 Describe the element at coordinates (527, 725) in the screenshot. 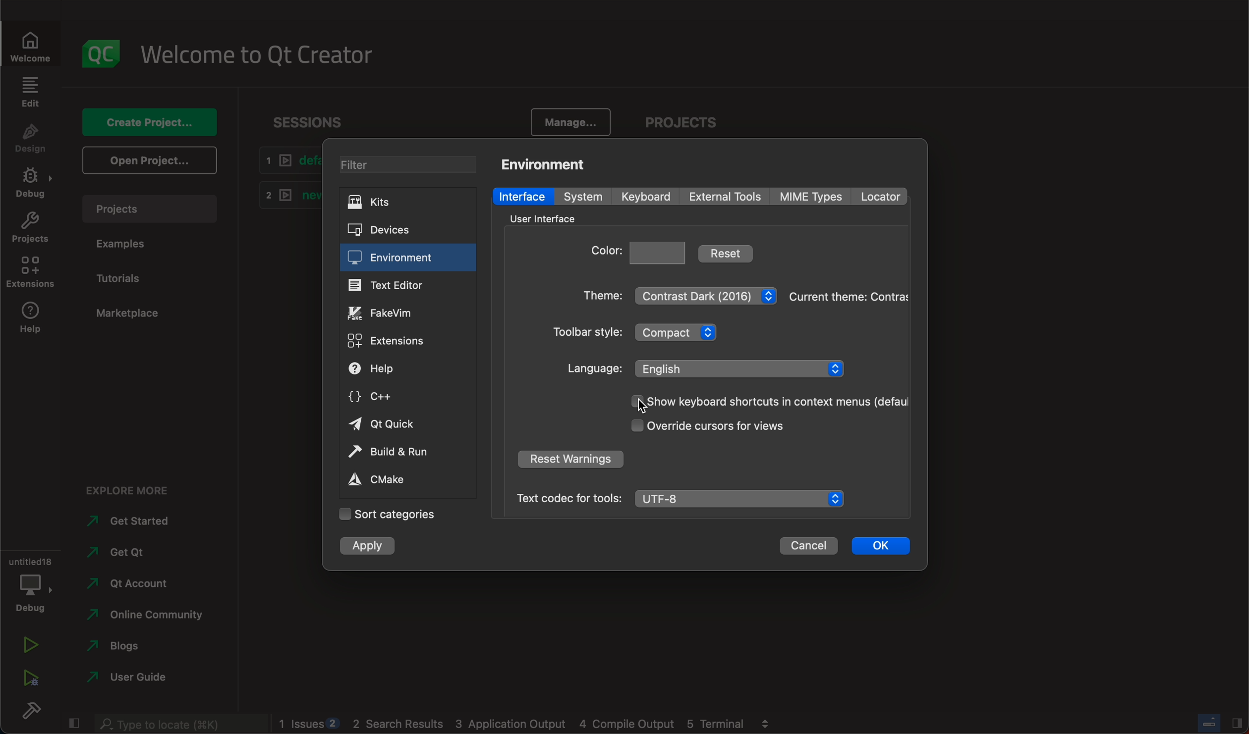

I see `logs` at that location.